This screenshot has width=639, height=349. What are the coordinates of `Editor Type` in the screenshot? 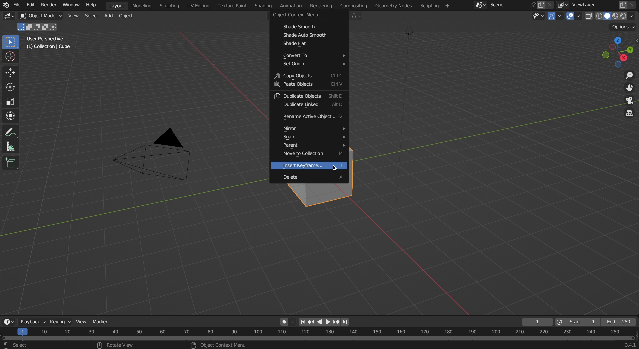 It's located at (9, 322).